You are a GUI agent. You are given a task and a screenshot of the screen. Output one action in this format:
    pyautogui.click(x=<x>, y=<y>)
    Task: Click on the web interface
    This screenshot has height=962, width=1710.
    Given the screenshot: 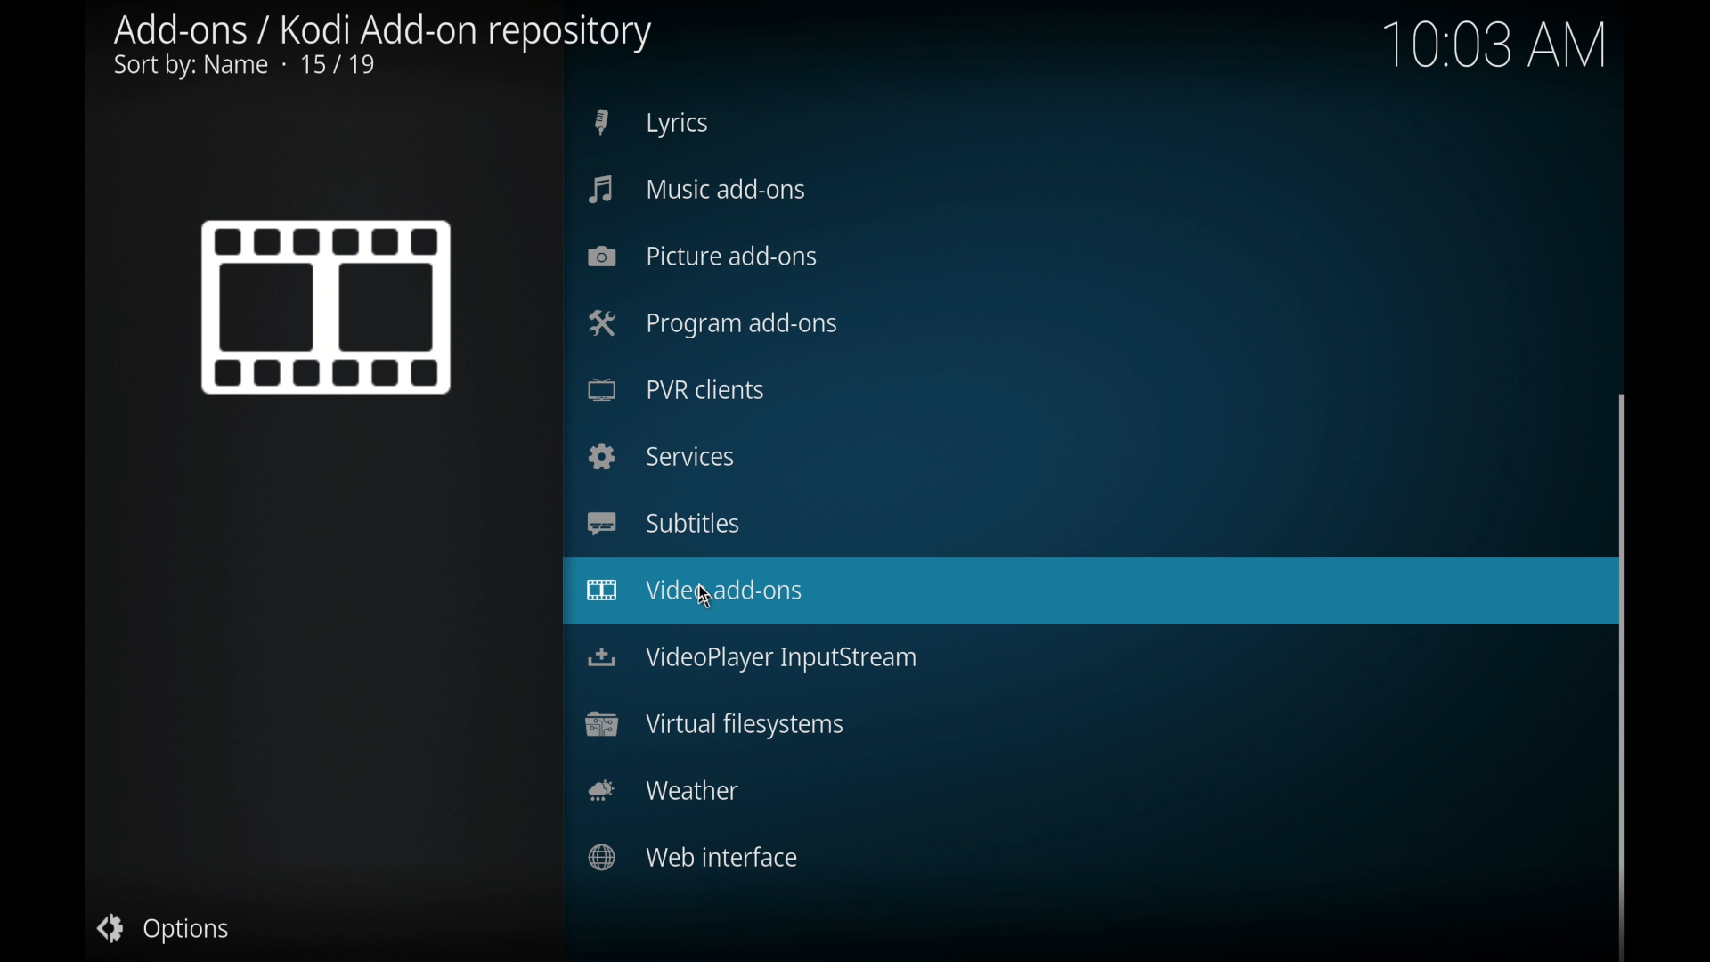 What is the action you would take?
    pyautogui.click(x=696, y=857)
    